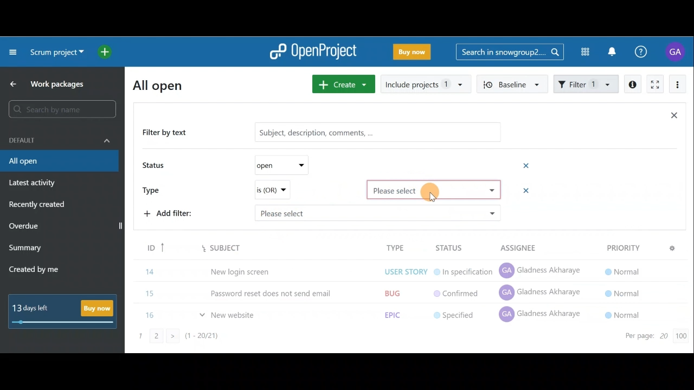  I want to click on Buy now, so click(66, 311).